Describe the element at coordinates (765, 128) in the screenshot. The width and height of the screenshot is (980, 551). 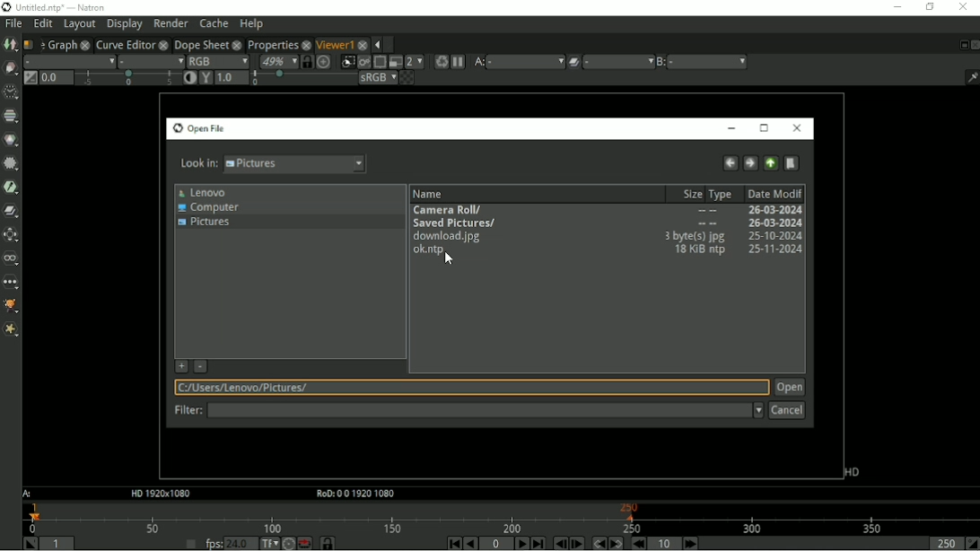
I see `Maximize` at that location.